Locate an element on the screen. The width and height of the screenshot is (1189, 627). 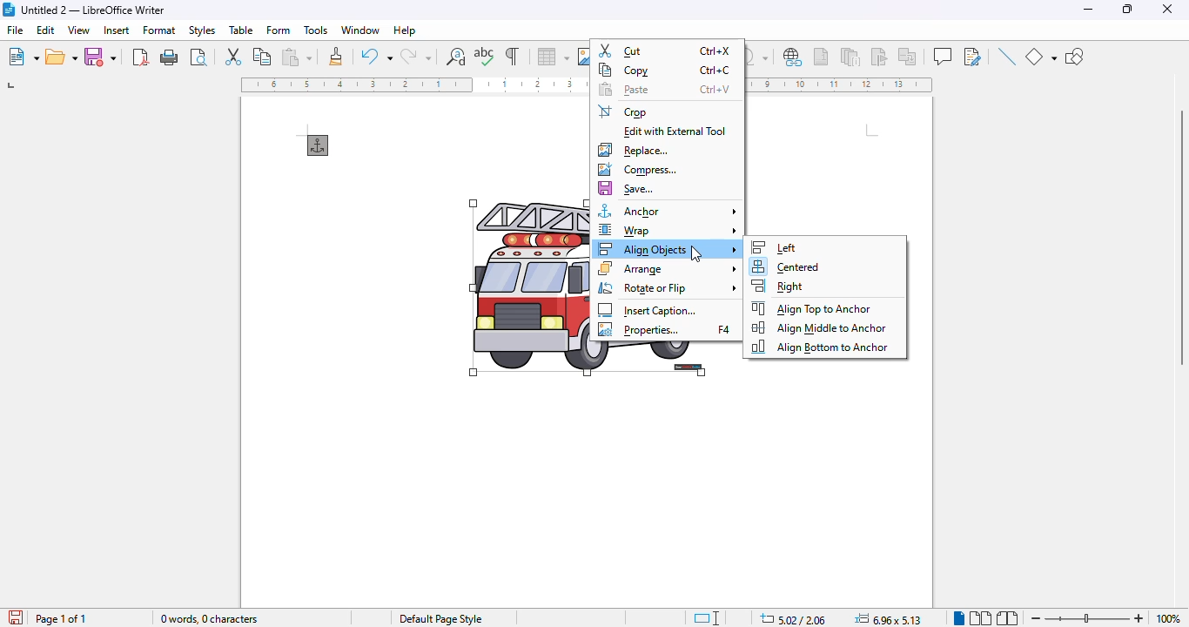
file is located at coordinates (16, 29).